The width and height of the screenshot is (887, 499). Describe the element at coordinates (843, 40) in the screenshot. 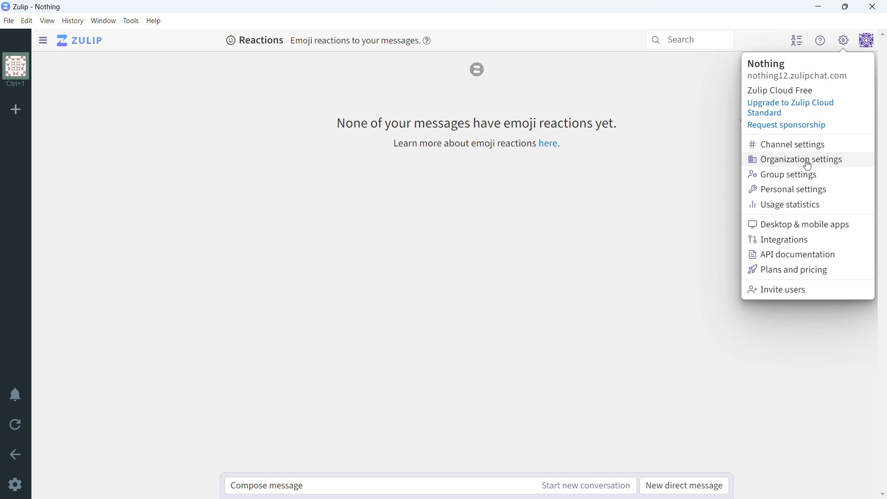

I see `main menu` at that location.